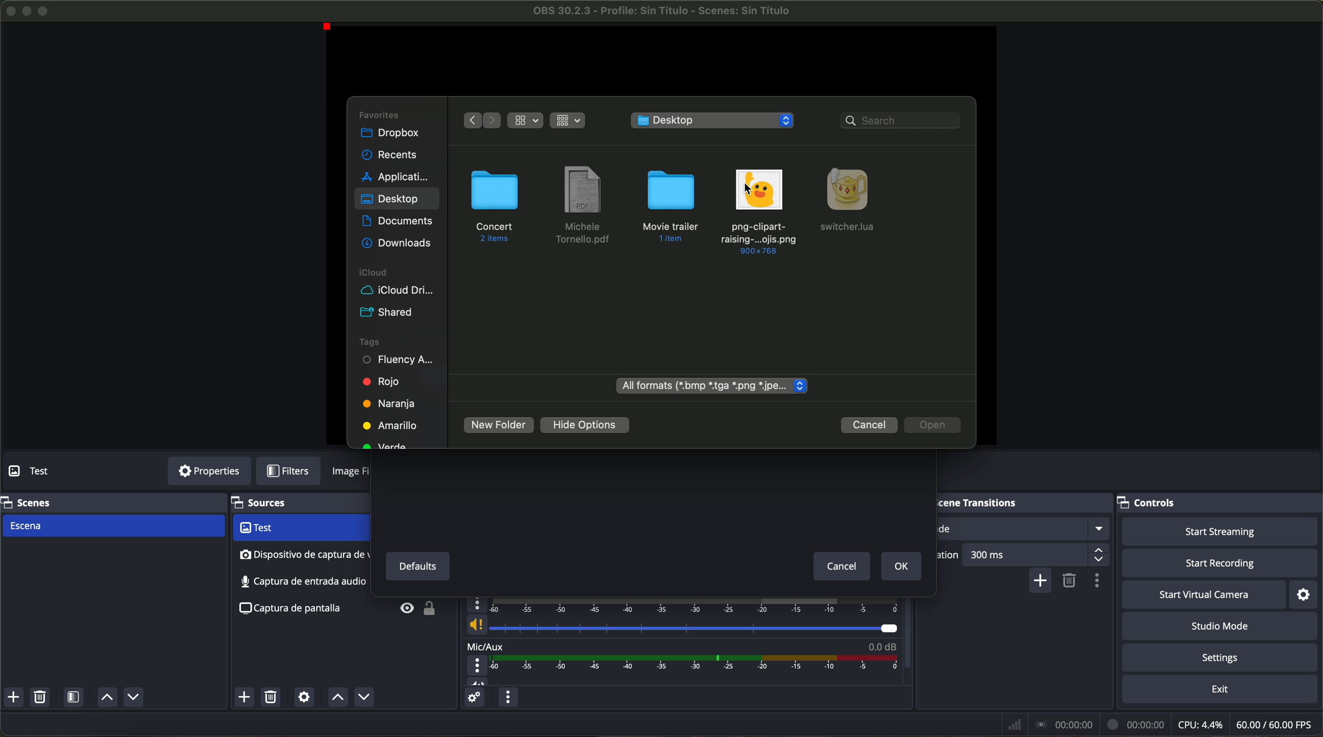 The width and height of the screenshot is (1323, 737). Describe the element at coordinates (390, 202) in the screenshot. I see `click on desktop` at that location.